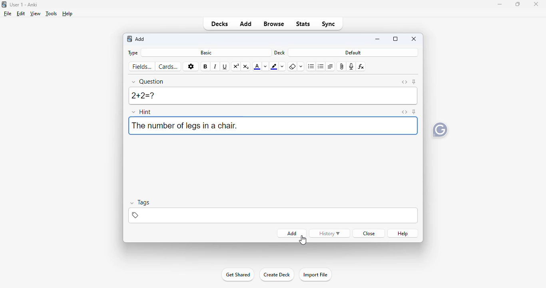  I want to click on logo, so click(129, 39).